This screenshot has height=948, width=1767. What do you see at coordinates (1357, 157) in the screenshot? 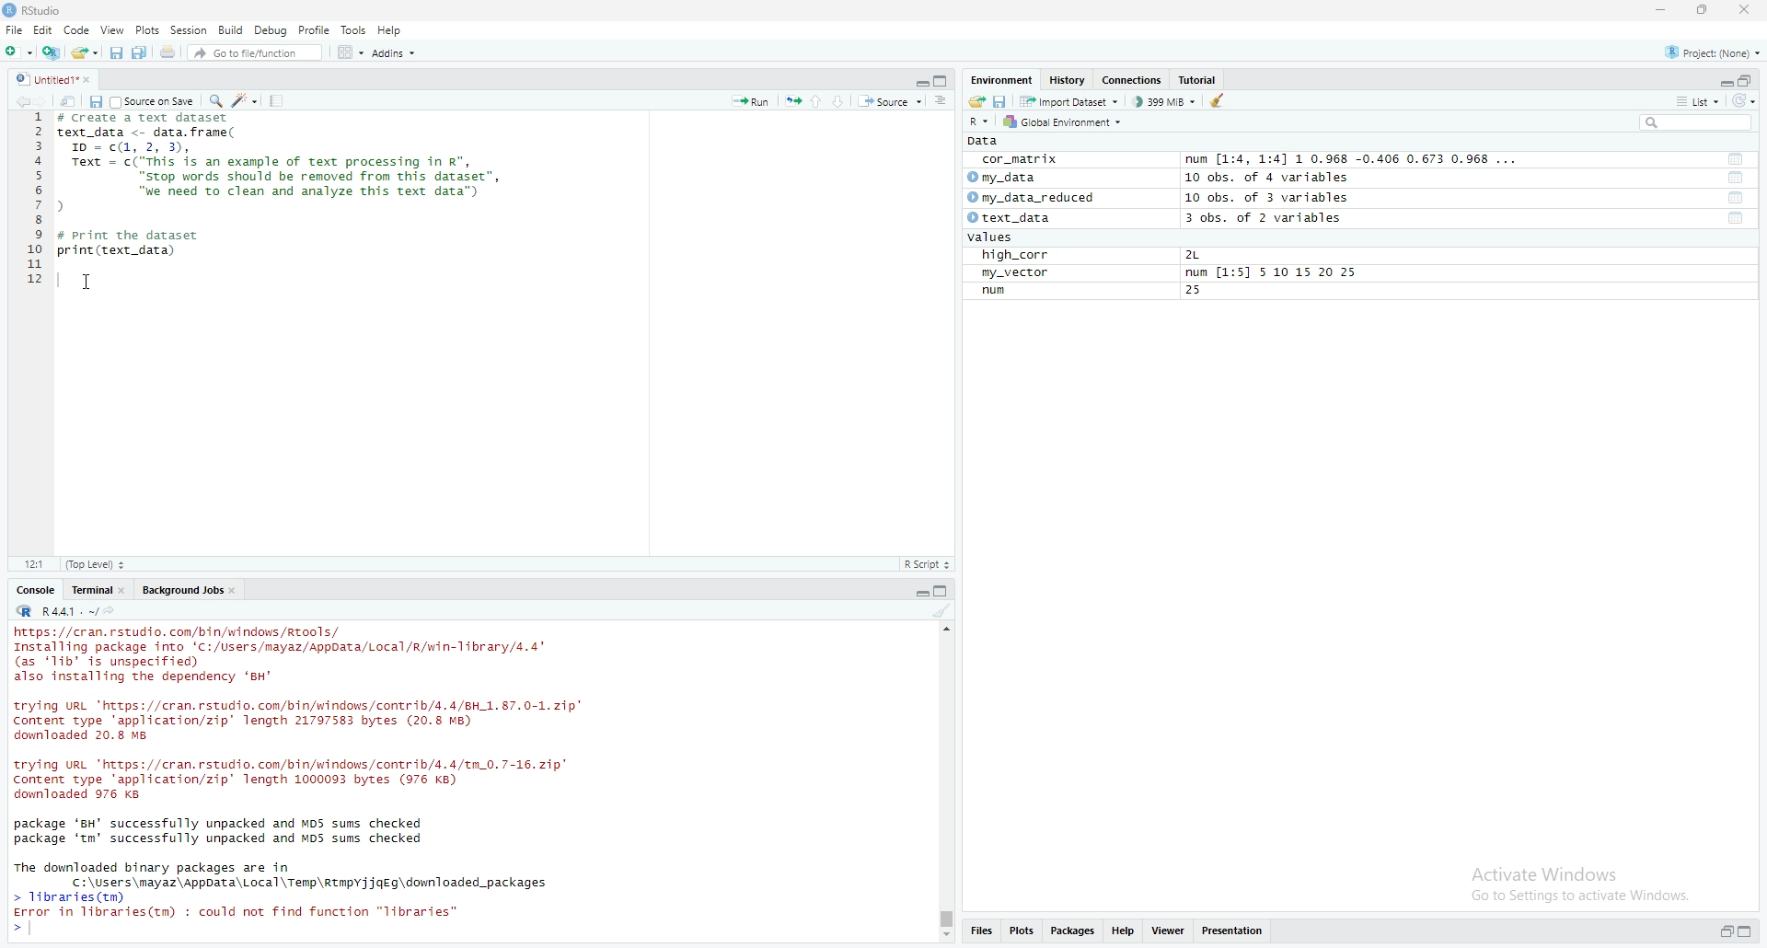
I see `num [1:4, 1:4] 1 0.968 -0.406 0.673 0.968 ...` at bounding box center [1357, 157].